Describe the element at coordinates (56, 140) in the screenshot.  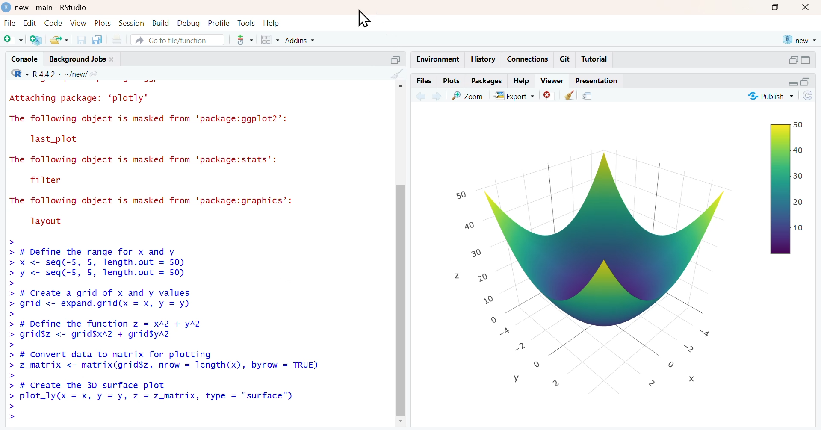
I see `last_plot` at that location.